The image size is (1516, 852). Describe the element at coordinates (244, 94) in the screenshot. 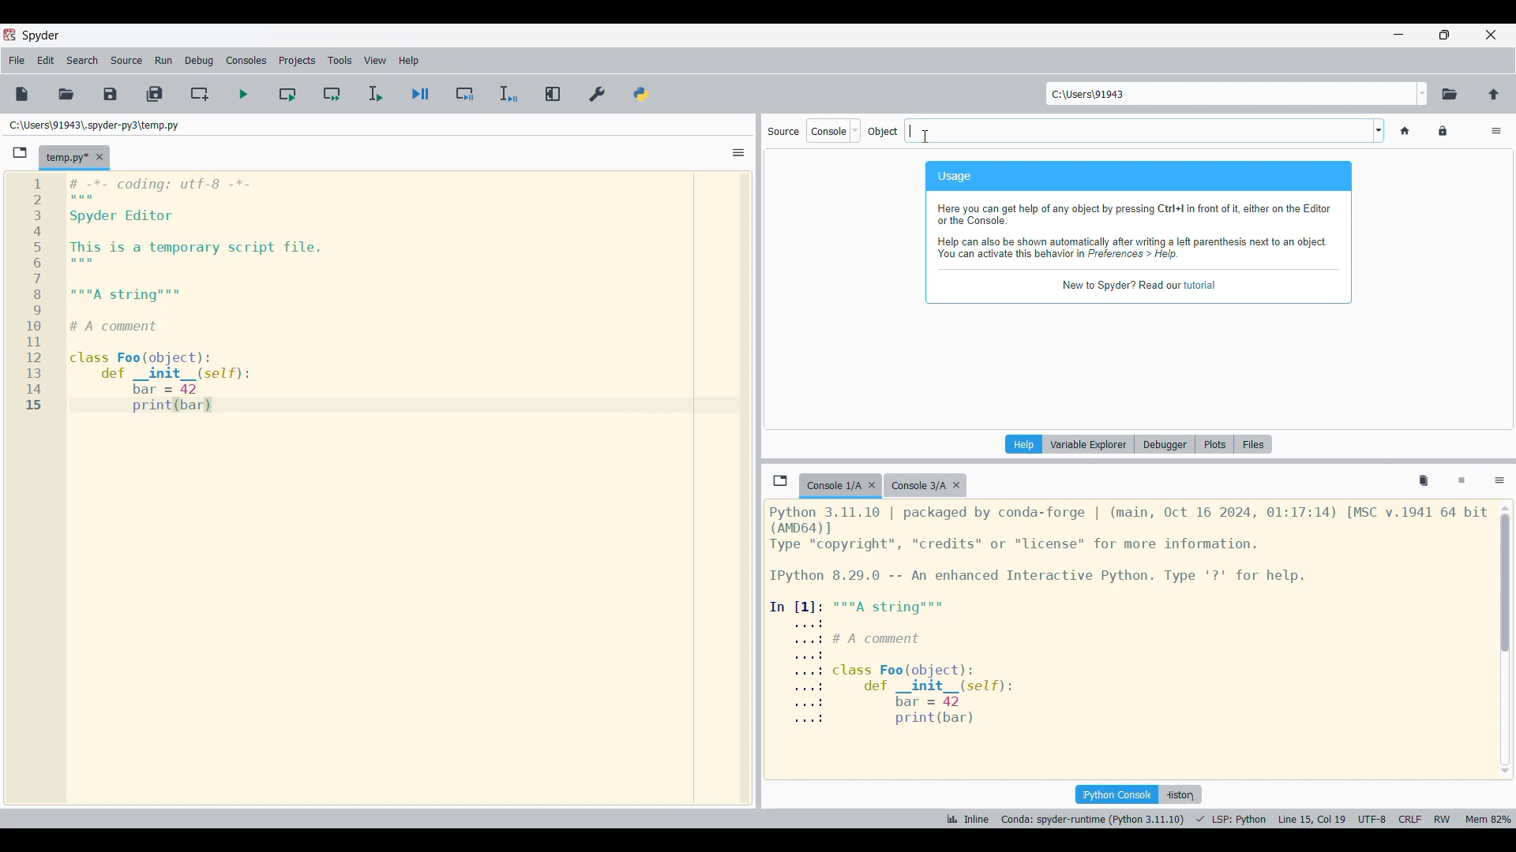

I see `Run file` at that location.